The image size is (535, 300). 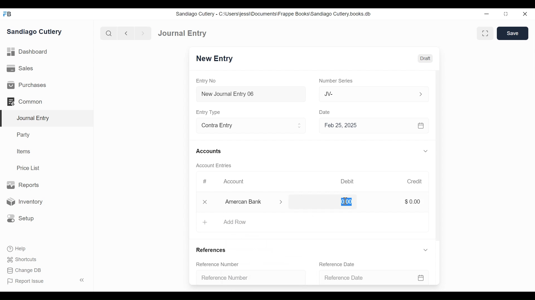 I want to click on Debit, so click(x=347, y=181).